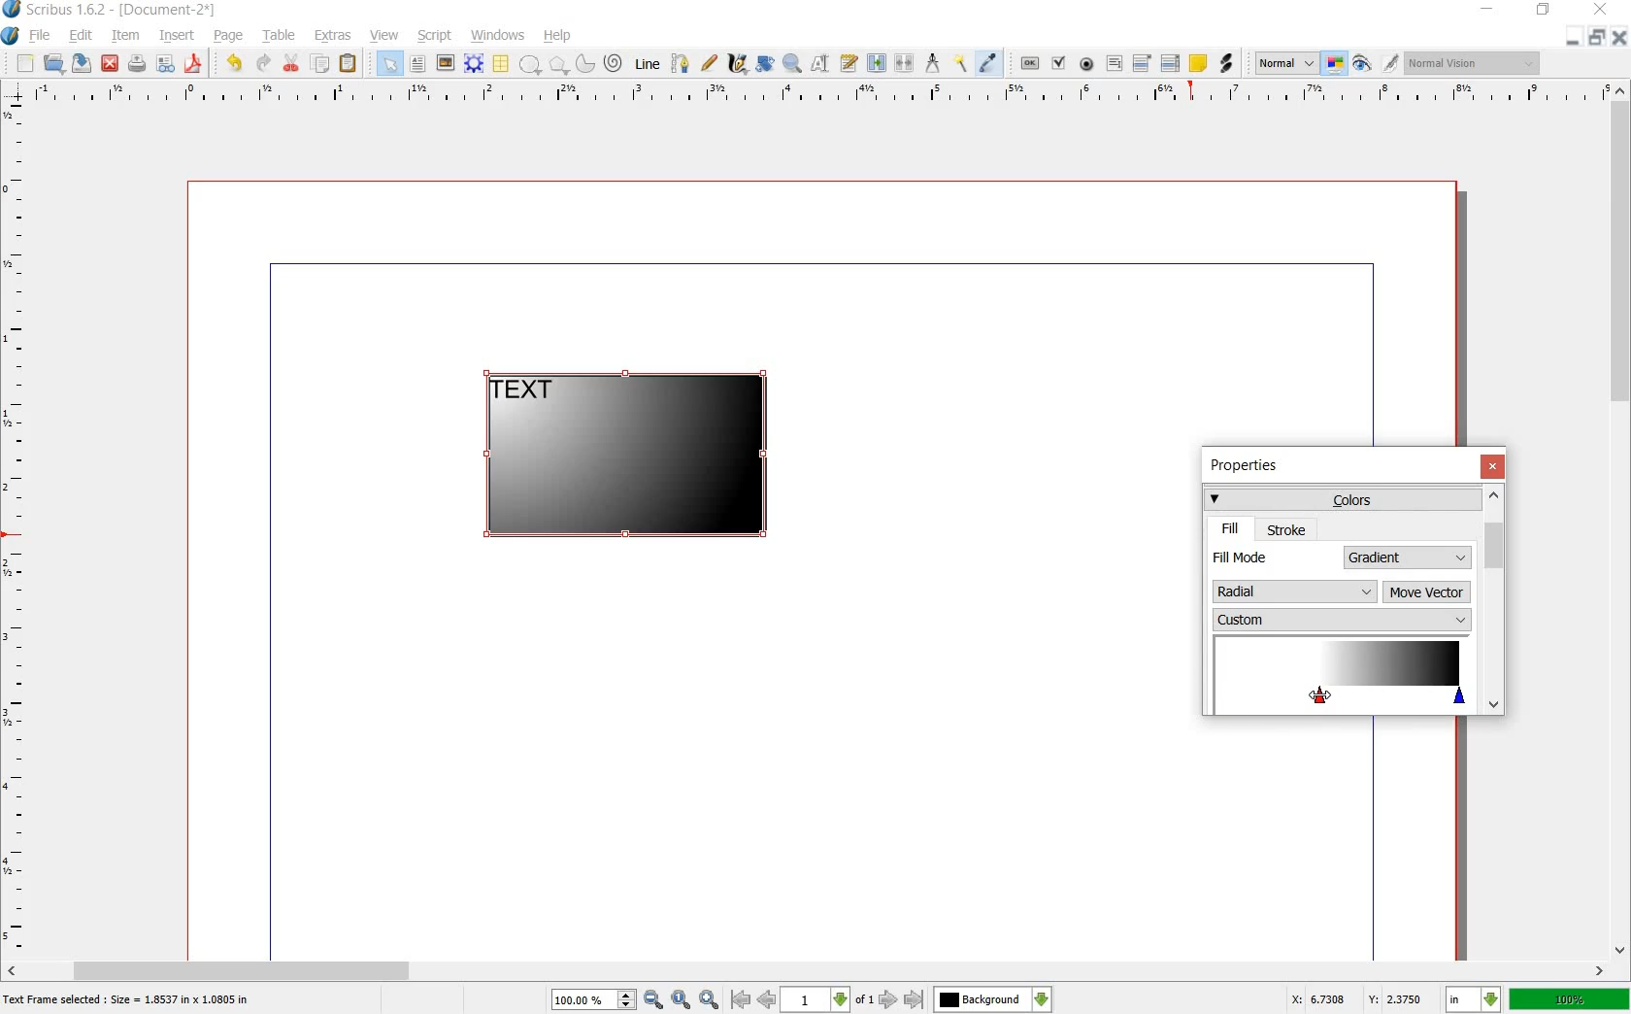  Describe the element at coordinates (1427, 593) in the screenshot. I see `move vector` at that location.